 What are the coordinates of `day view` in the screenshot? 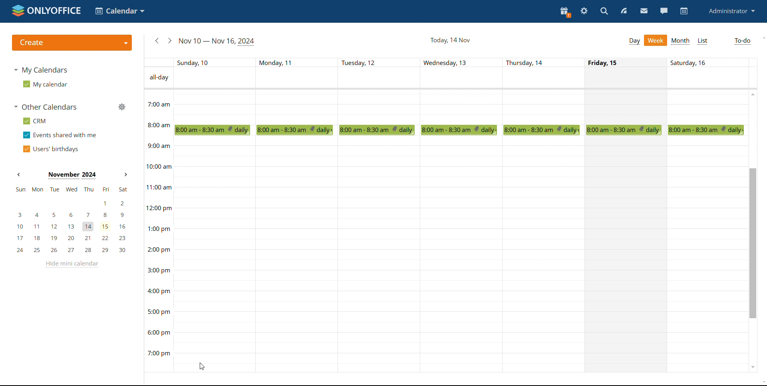 It's located at (634, 41).